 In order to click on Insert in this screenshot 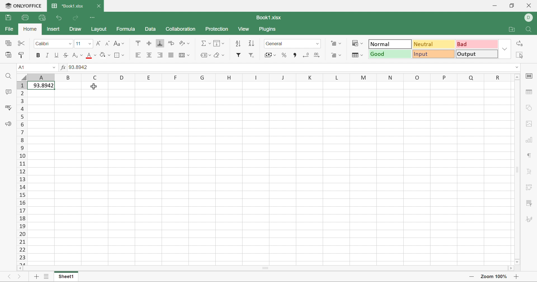, I will do `click(53, 29)`.